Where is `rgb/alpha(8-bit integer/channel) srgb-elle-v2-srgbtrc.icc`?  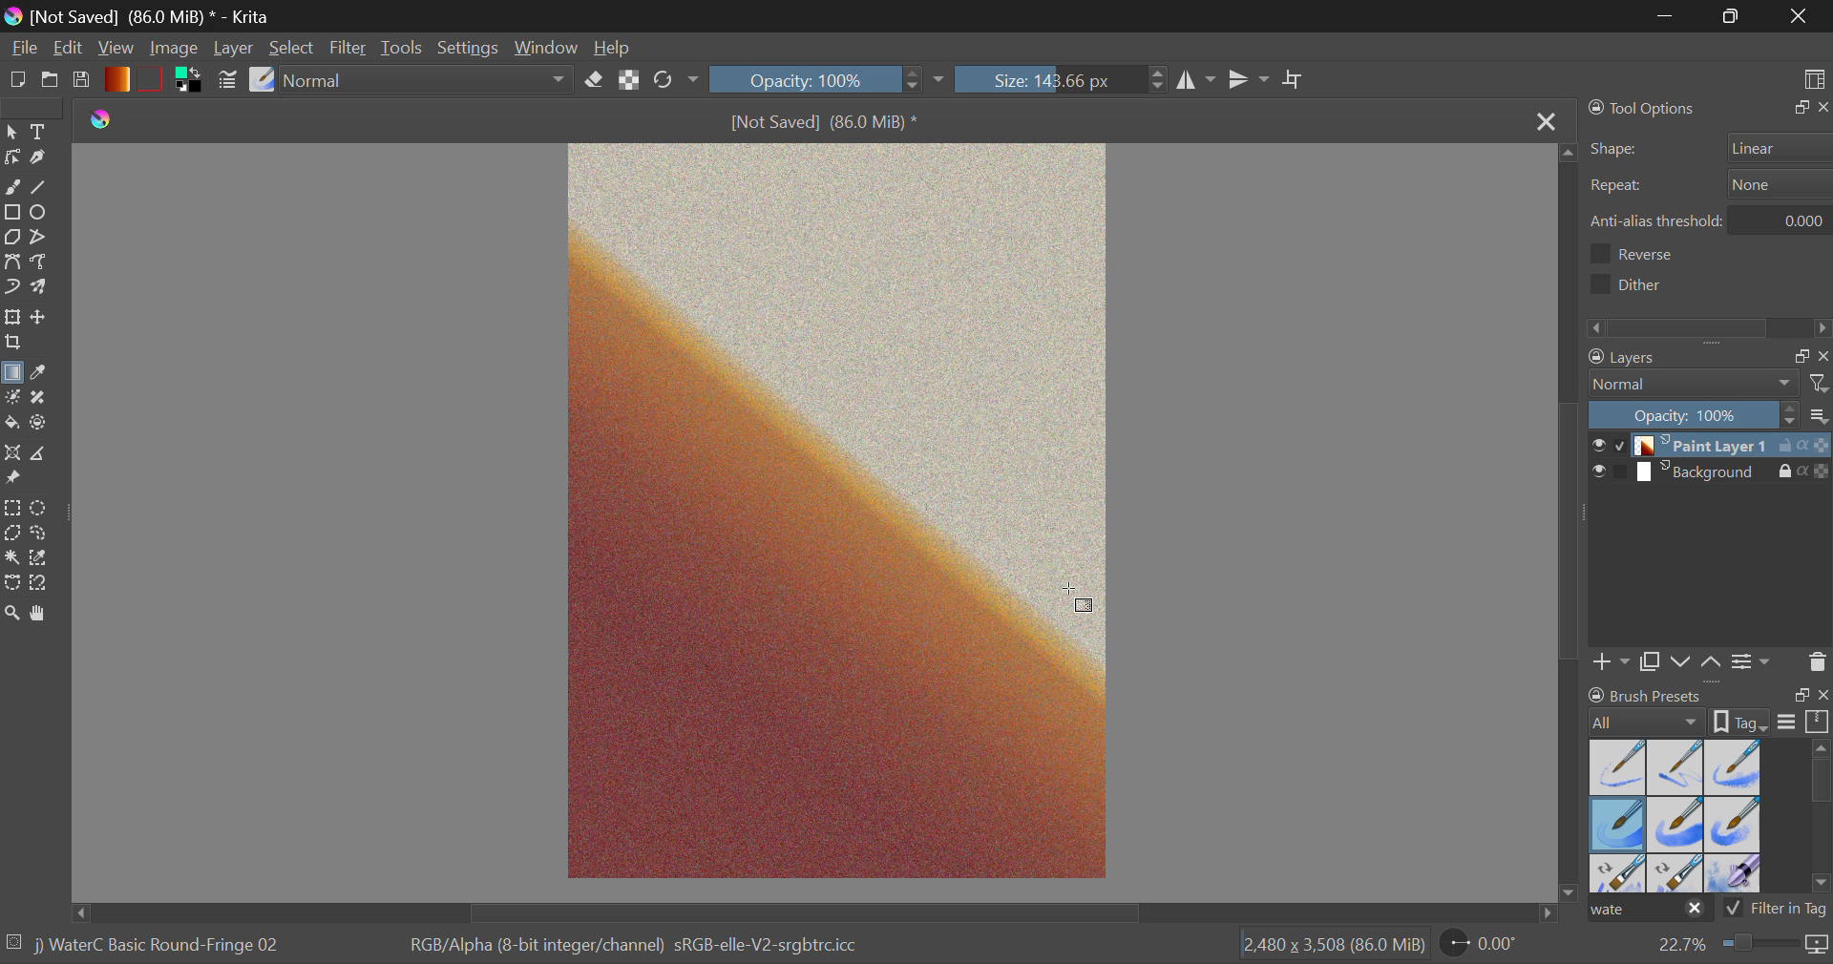 rgb/alpha(8-bit integer/channel) srgb-elle-v2-srgbtrc.icc is located at coordinates (646, 951).